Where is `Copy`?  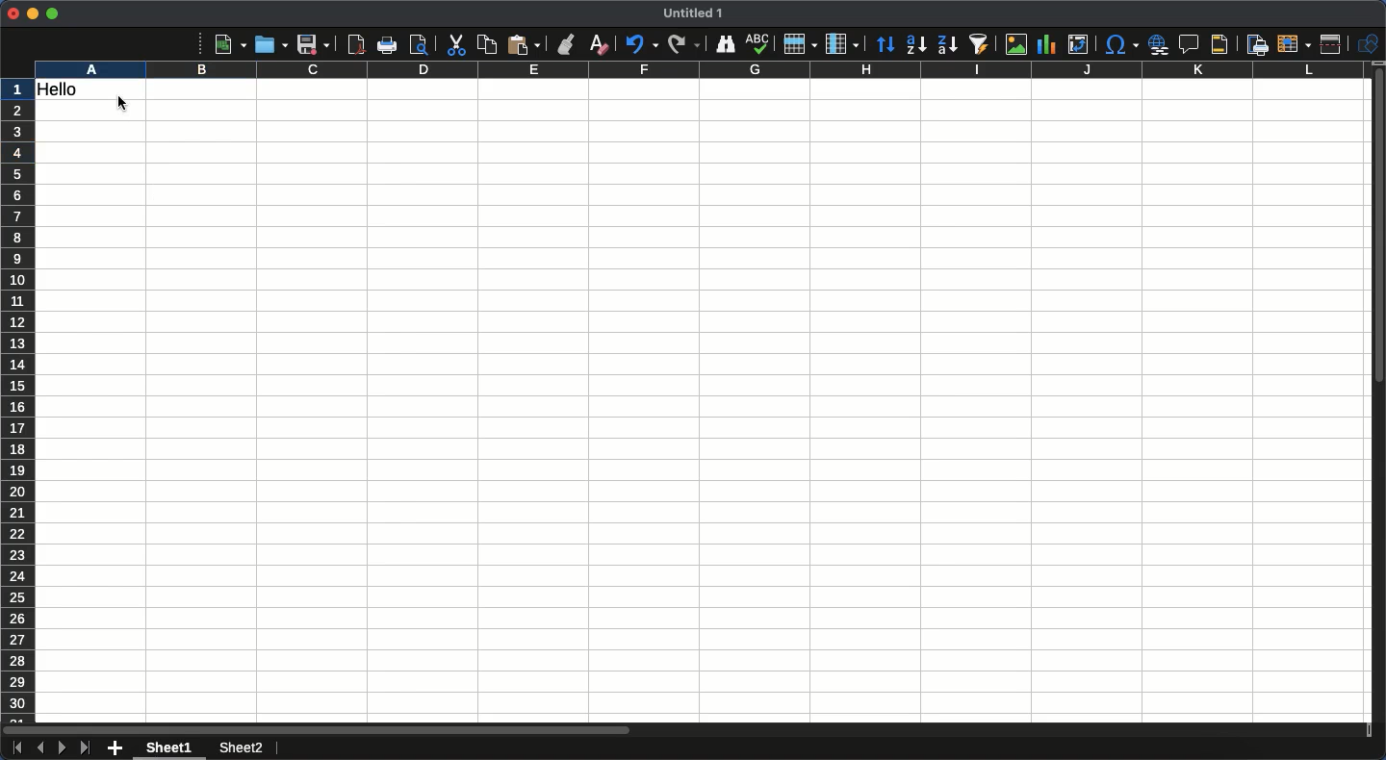
Copy is located at coordinates (487, 44).